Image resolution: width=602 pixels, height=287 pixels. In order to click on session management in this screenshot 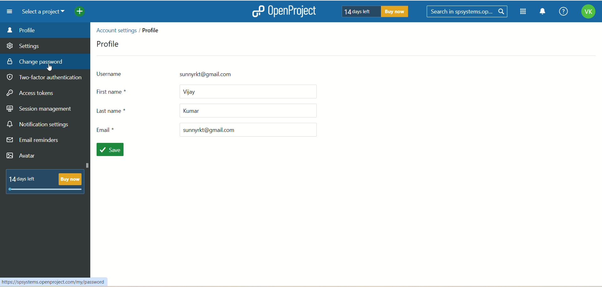, I will do `click(39, 110)`.